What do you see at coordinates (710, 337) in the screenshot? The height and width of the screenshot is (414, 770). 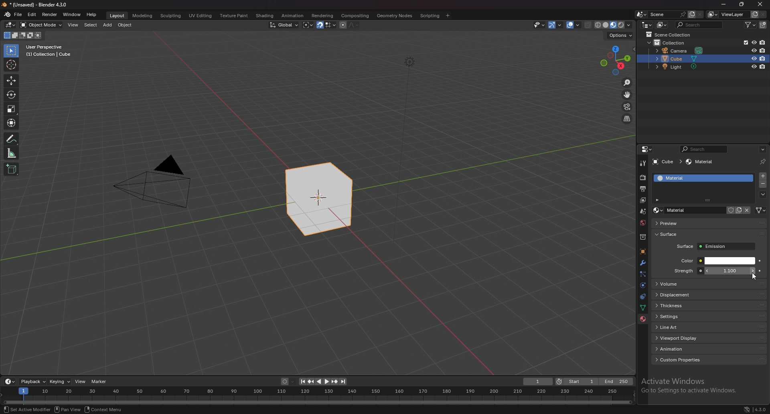 I see `viewport display` at bounding box center [710, 337].